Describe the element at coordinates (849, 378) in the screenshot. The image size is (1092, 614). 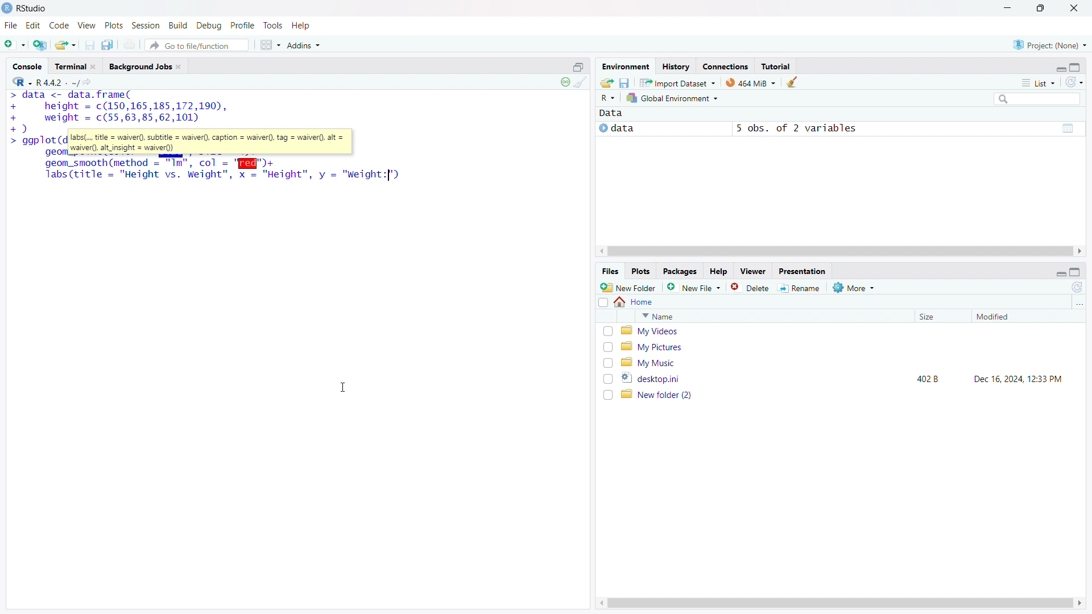
I see `desktop.in  402B Dec 16, 2024, 12:33PM` at that location.